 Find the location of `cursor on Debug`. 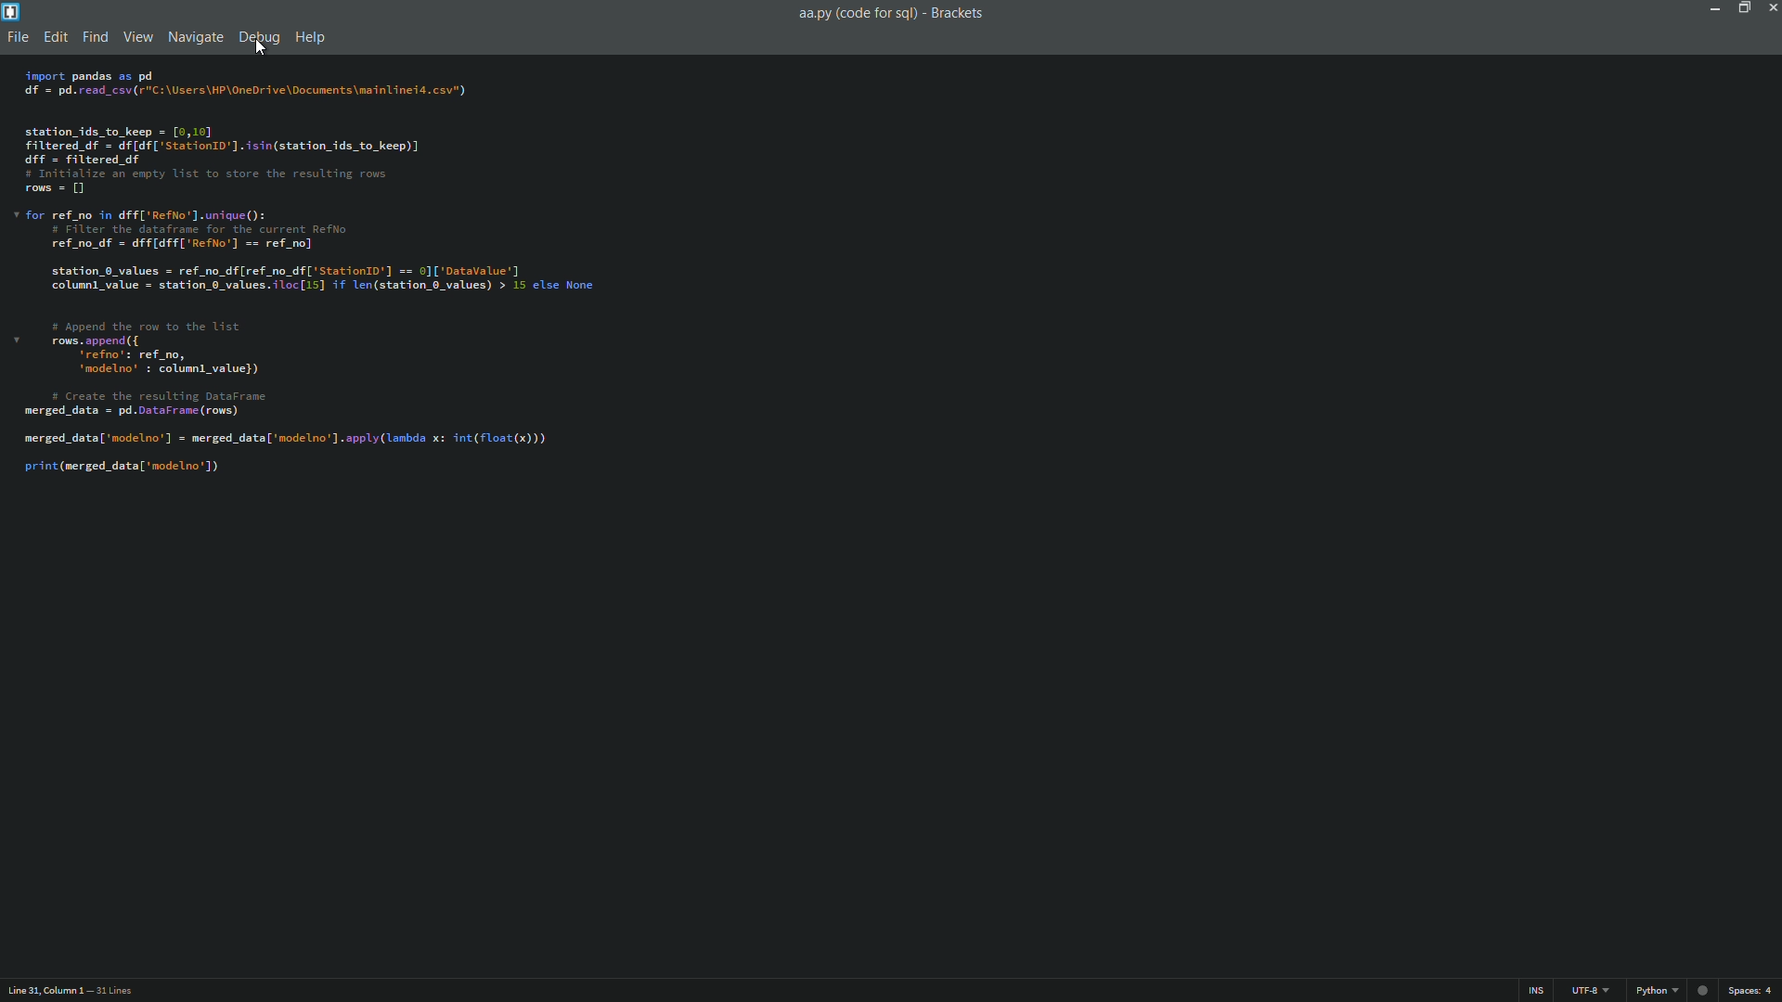

cursor on Debug is located at coordinates (262, 50).